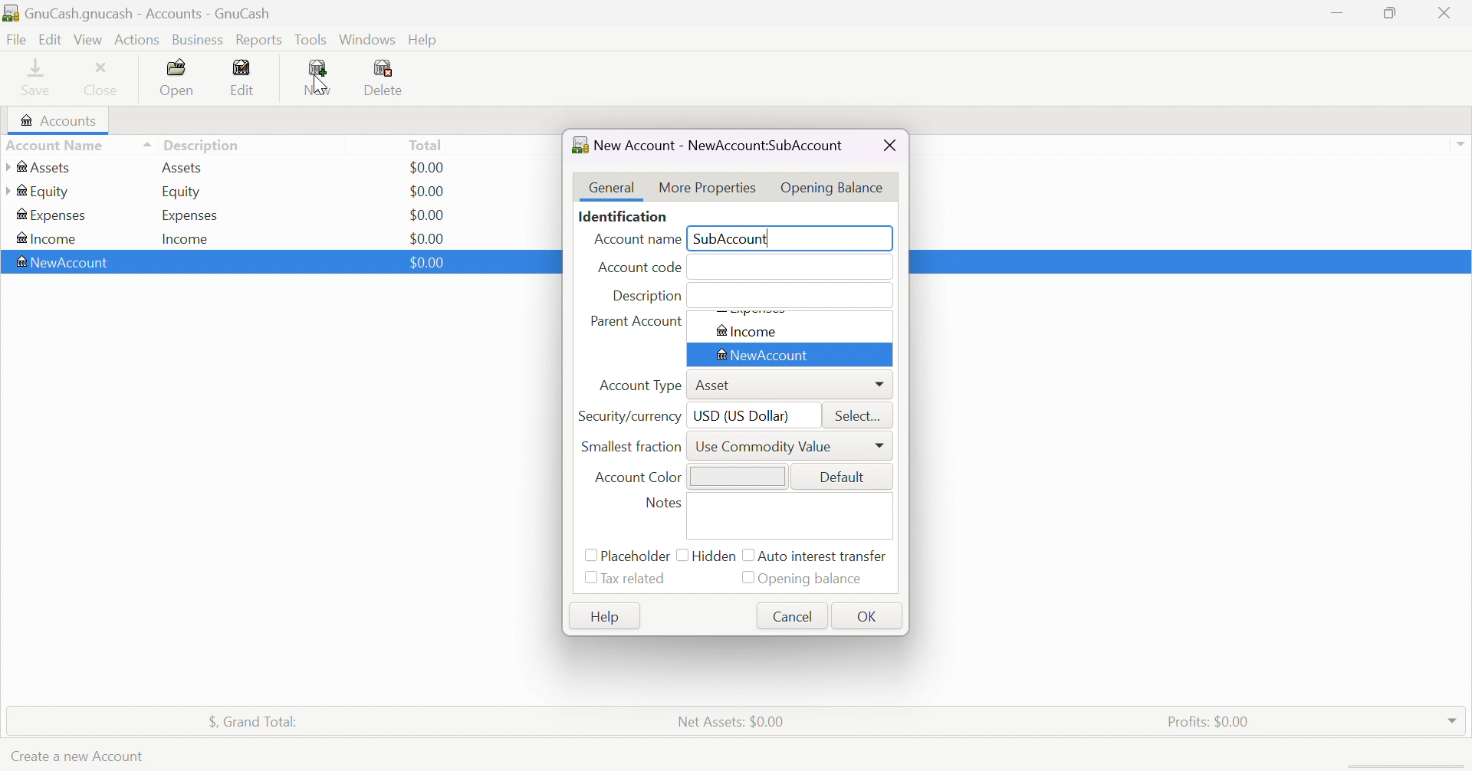 The width and height of the screenshot is (1472, 771). Describe the element at coordinates (426, 147) in the screenshot. I see `Total` at that location.